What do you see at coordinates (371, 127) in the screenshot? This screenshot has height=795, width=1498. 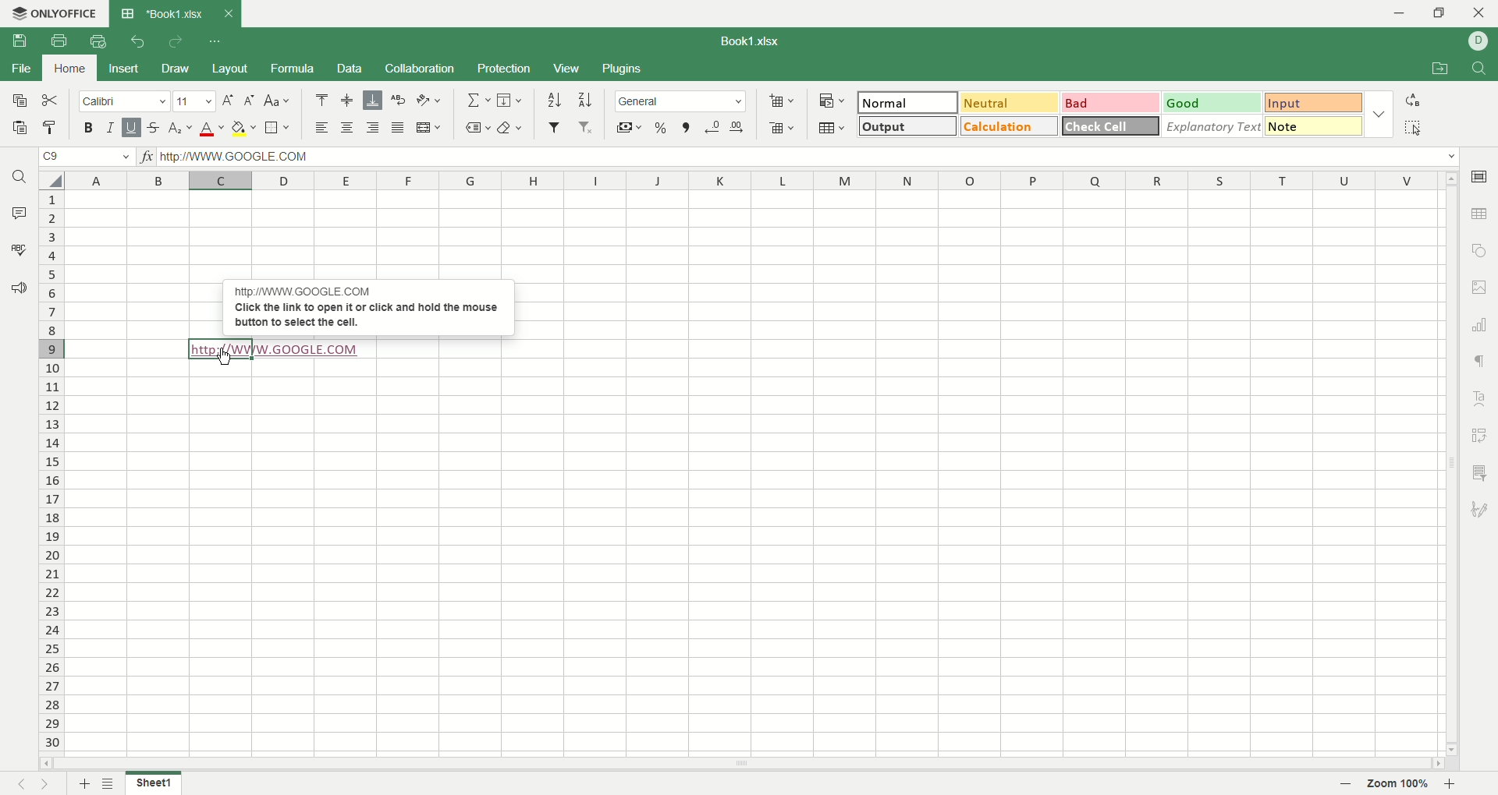 I see `align right` at bounding box center [371, 127].